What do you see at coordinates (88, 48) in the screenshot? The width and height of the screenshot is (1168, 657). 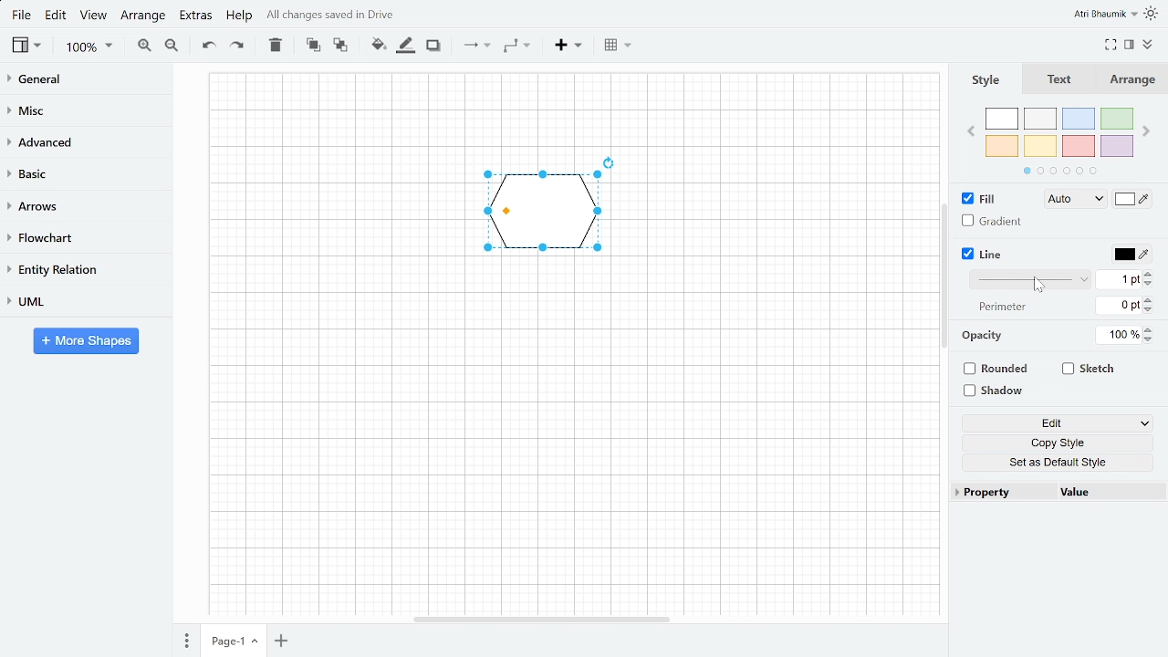 I see `Zoom` at bounding box center [88, 48].